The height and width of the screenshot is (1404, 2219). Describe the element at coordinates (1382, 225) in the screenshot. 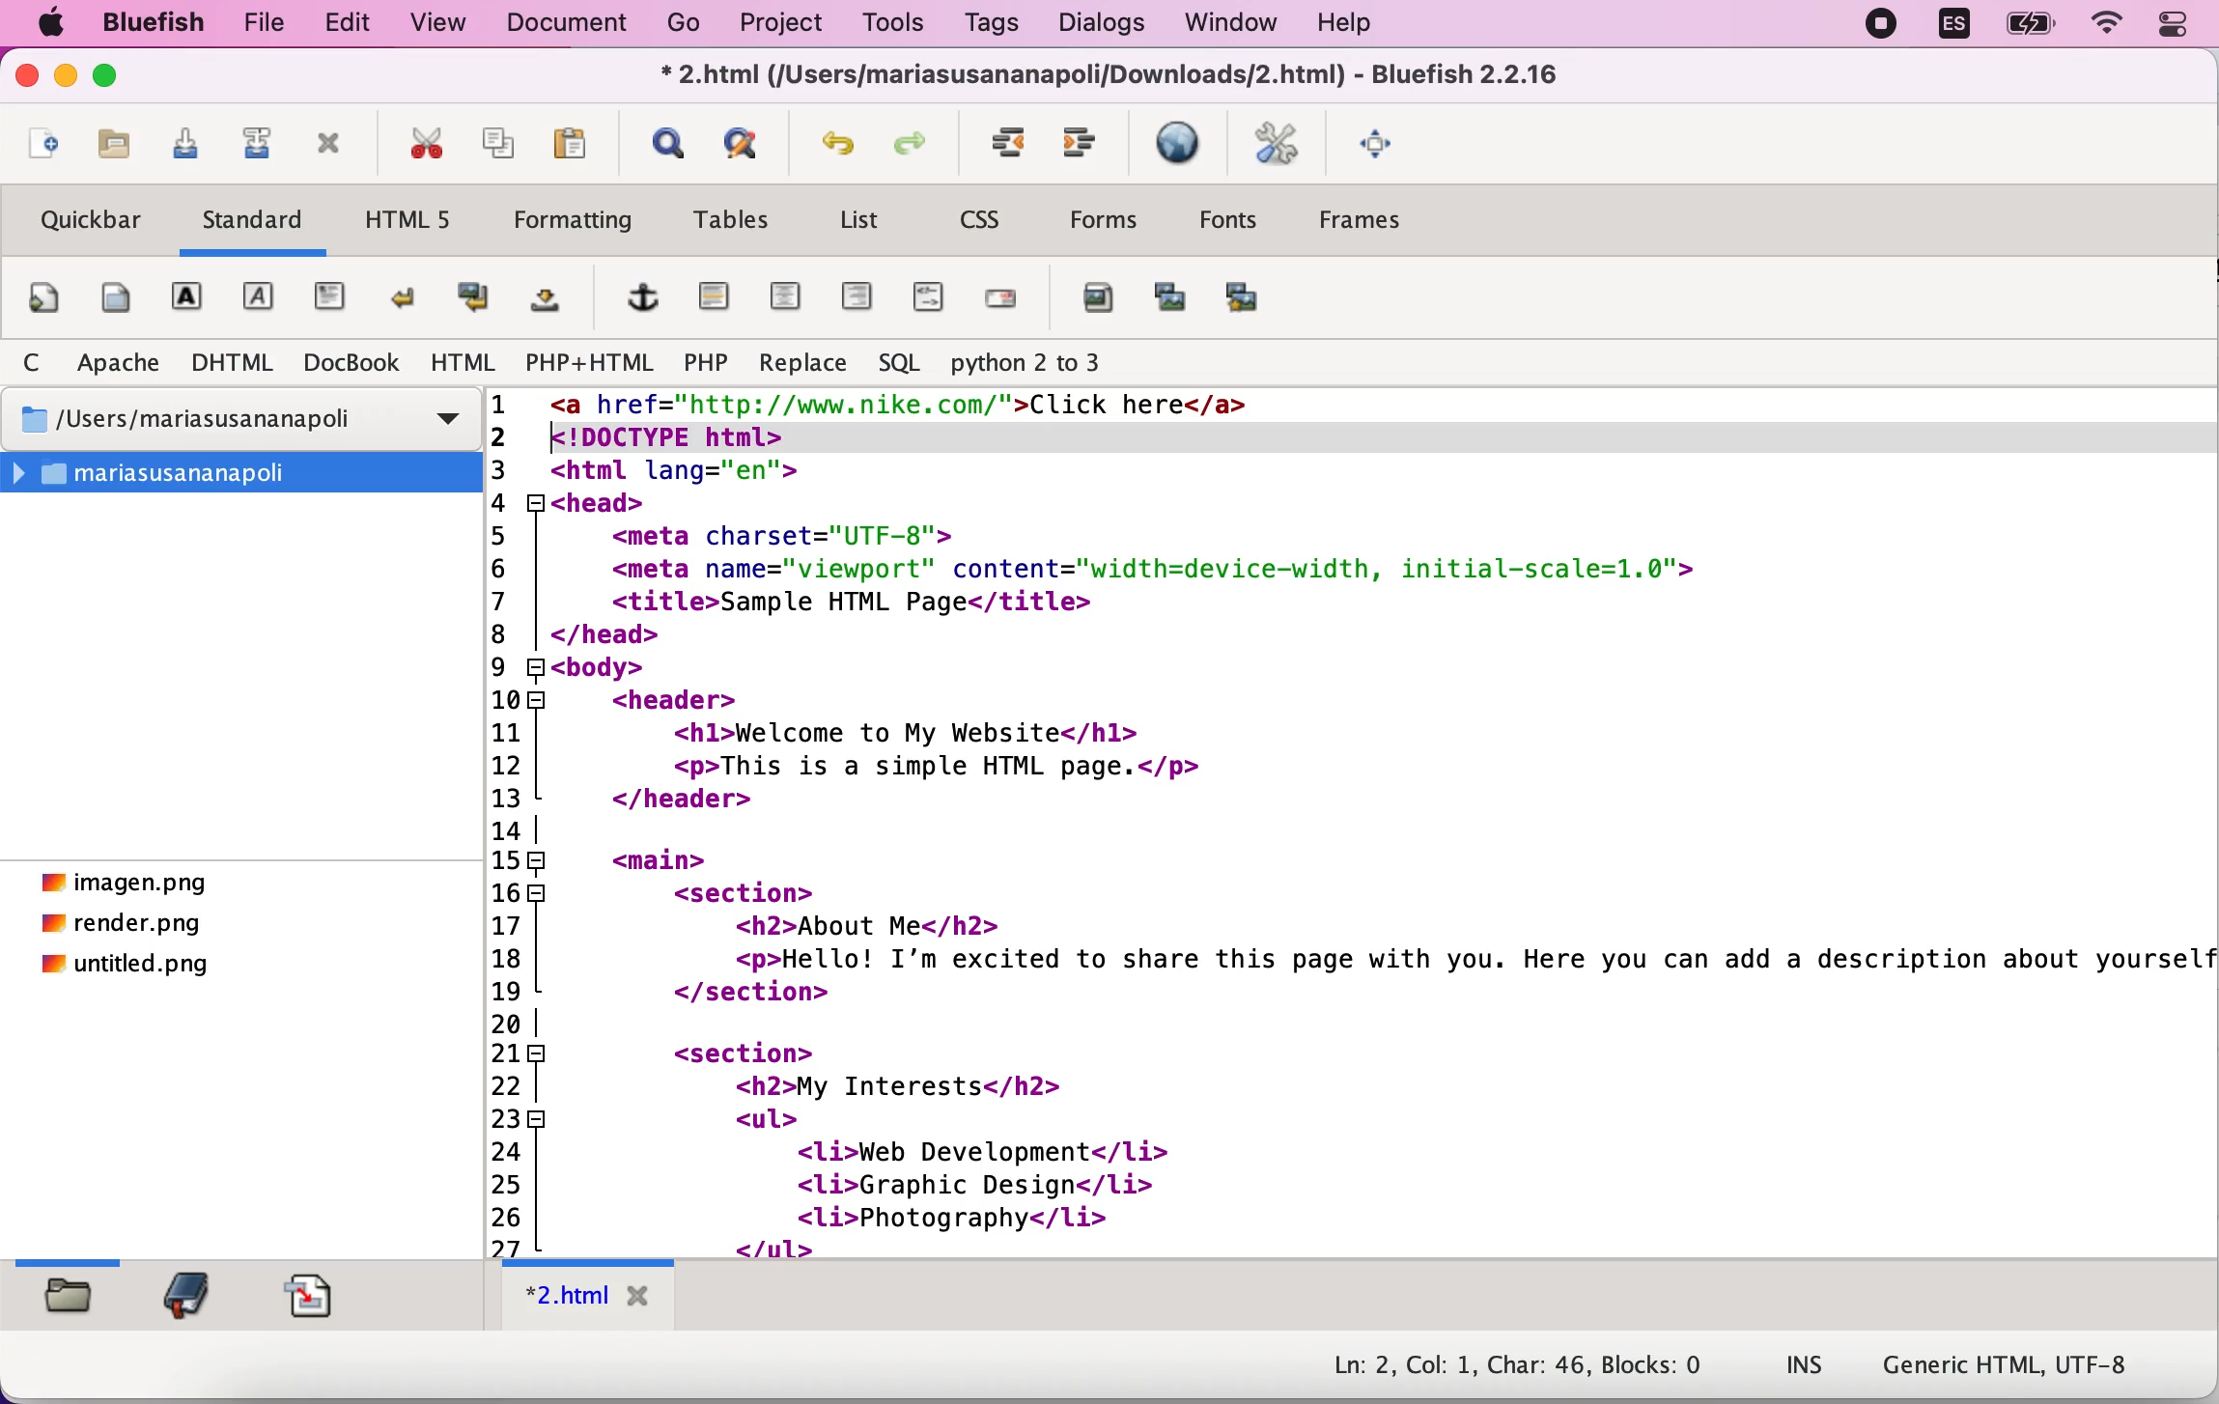

I see `frames` at that location.